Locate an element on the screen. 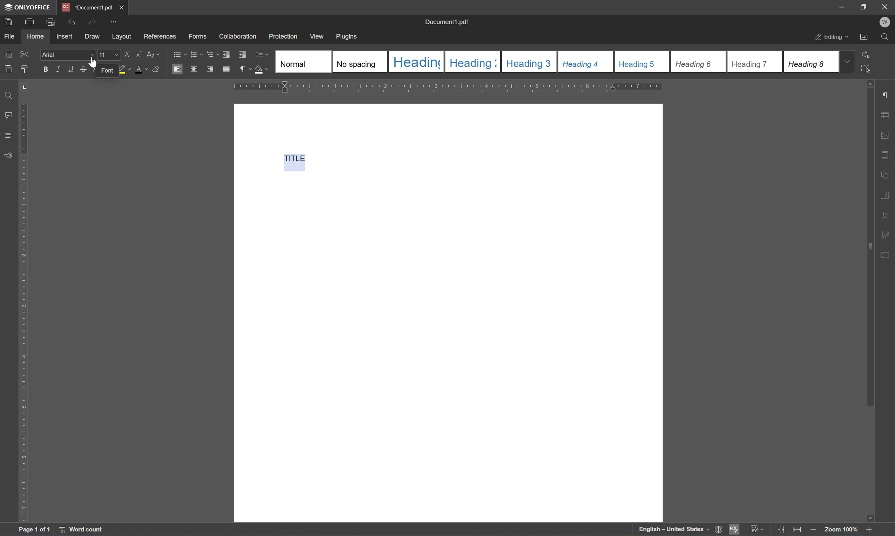 The width and height of the screenshot is (895, 536). header & footer settings is located at coordinates (887, 155).